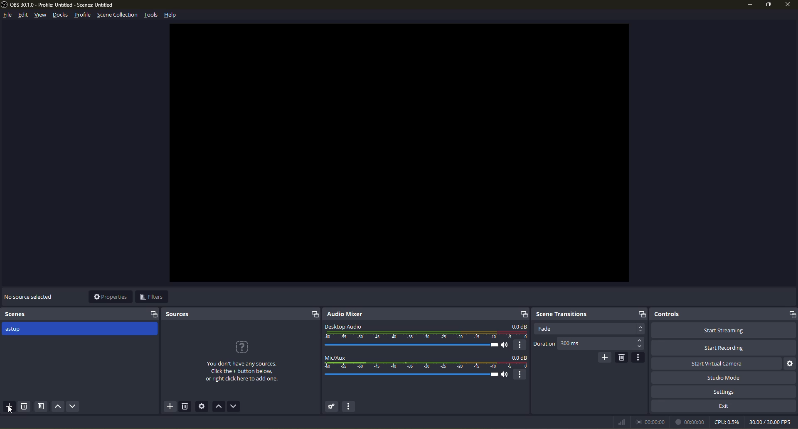 This screenshot has height=429, width=798. What do you see at coordinates (639, 357) in the screenshot?
I see `transition properties` at bounding box center [639, 357].